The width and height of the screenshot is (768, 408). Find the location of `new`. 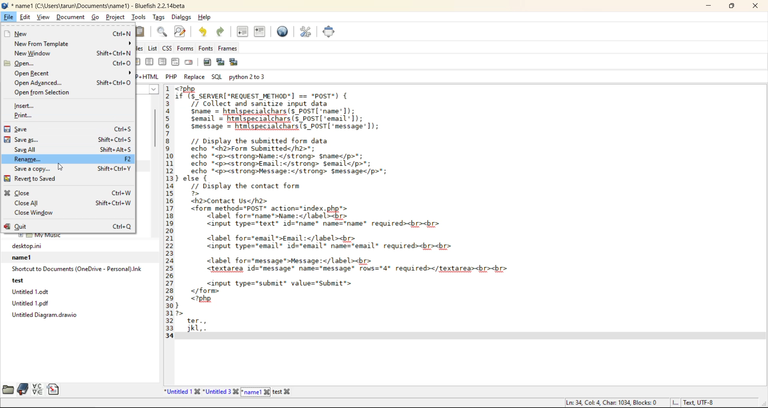

new is located at coordinates (66, 34).